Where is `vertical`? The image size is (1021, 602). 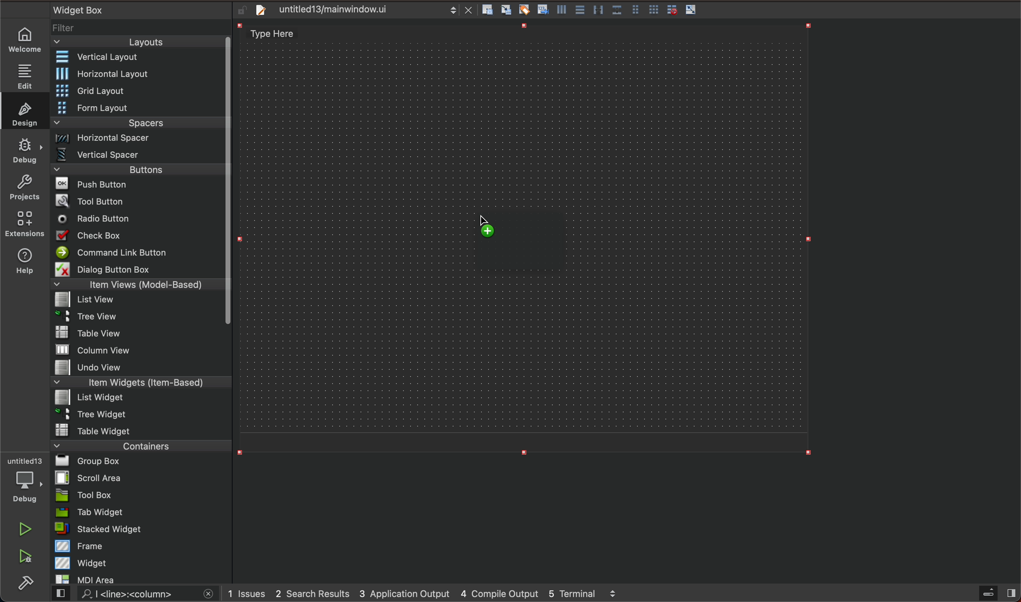
vertical is located at coordinates (563, 10).